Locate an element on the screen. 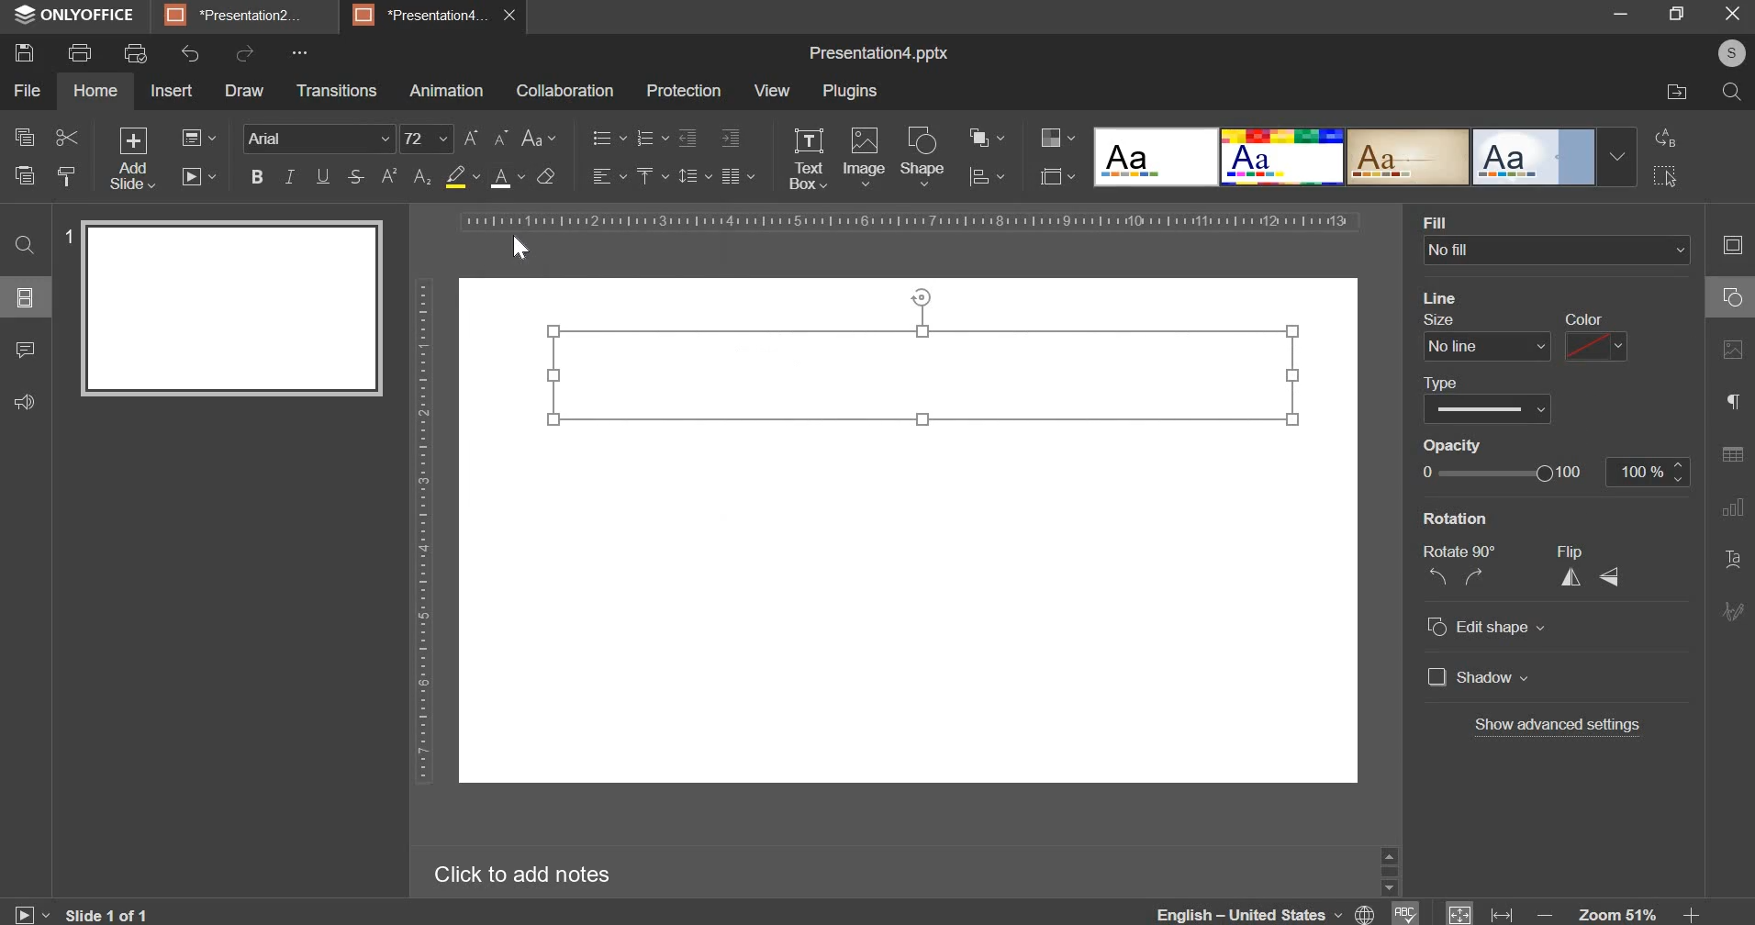  opacity slider is located at coordinates (1500, 474).